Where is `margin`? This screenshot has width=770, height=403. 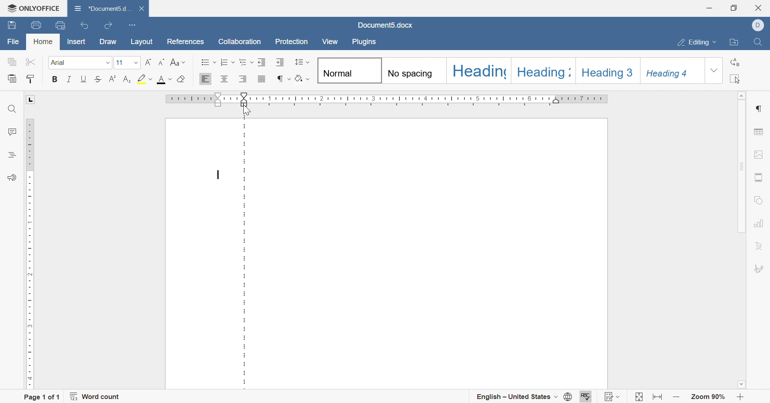 margin is located at coordinates (245, 254).